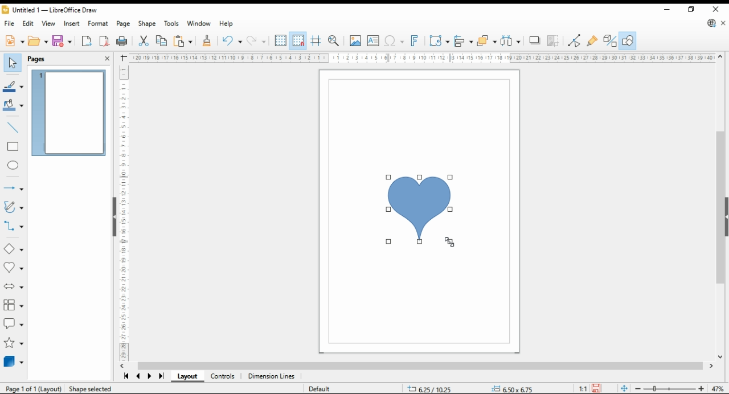 This screenshot has width=729, height=394. Describe the element at coordinates (138, 377) in the screenshot. I see `previous page` at that location.